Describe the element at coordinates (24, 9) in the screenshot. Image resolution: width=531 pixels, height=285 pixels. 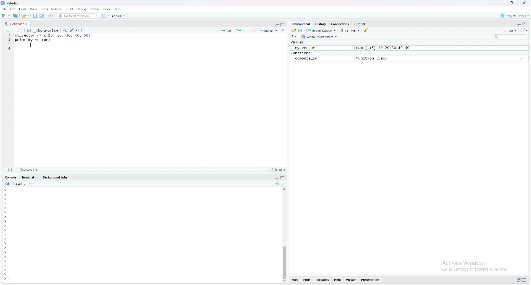
I see `Code` at that location.